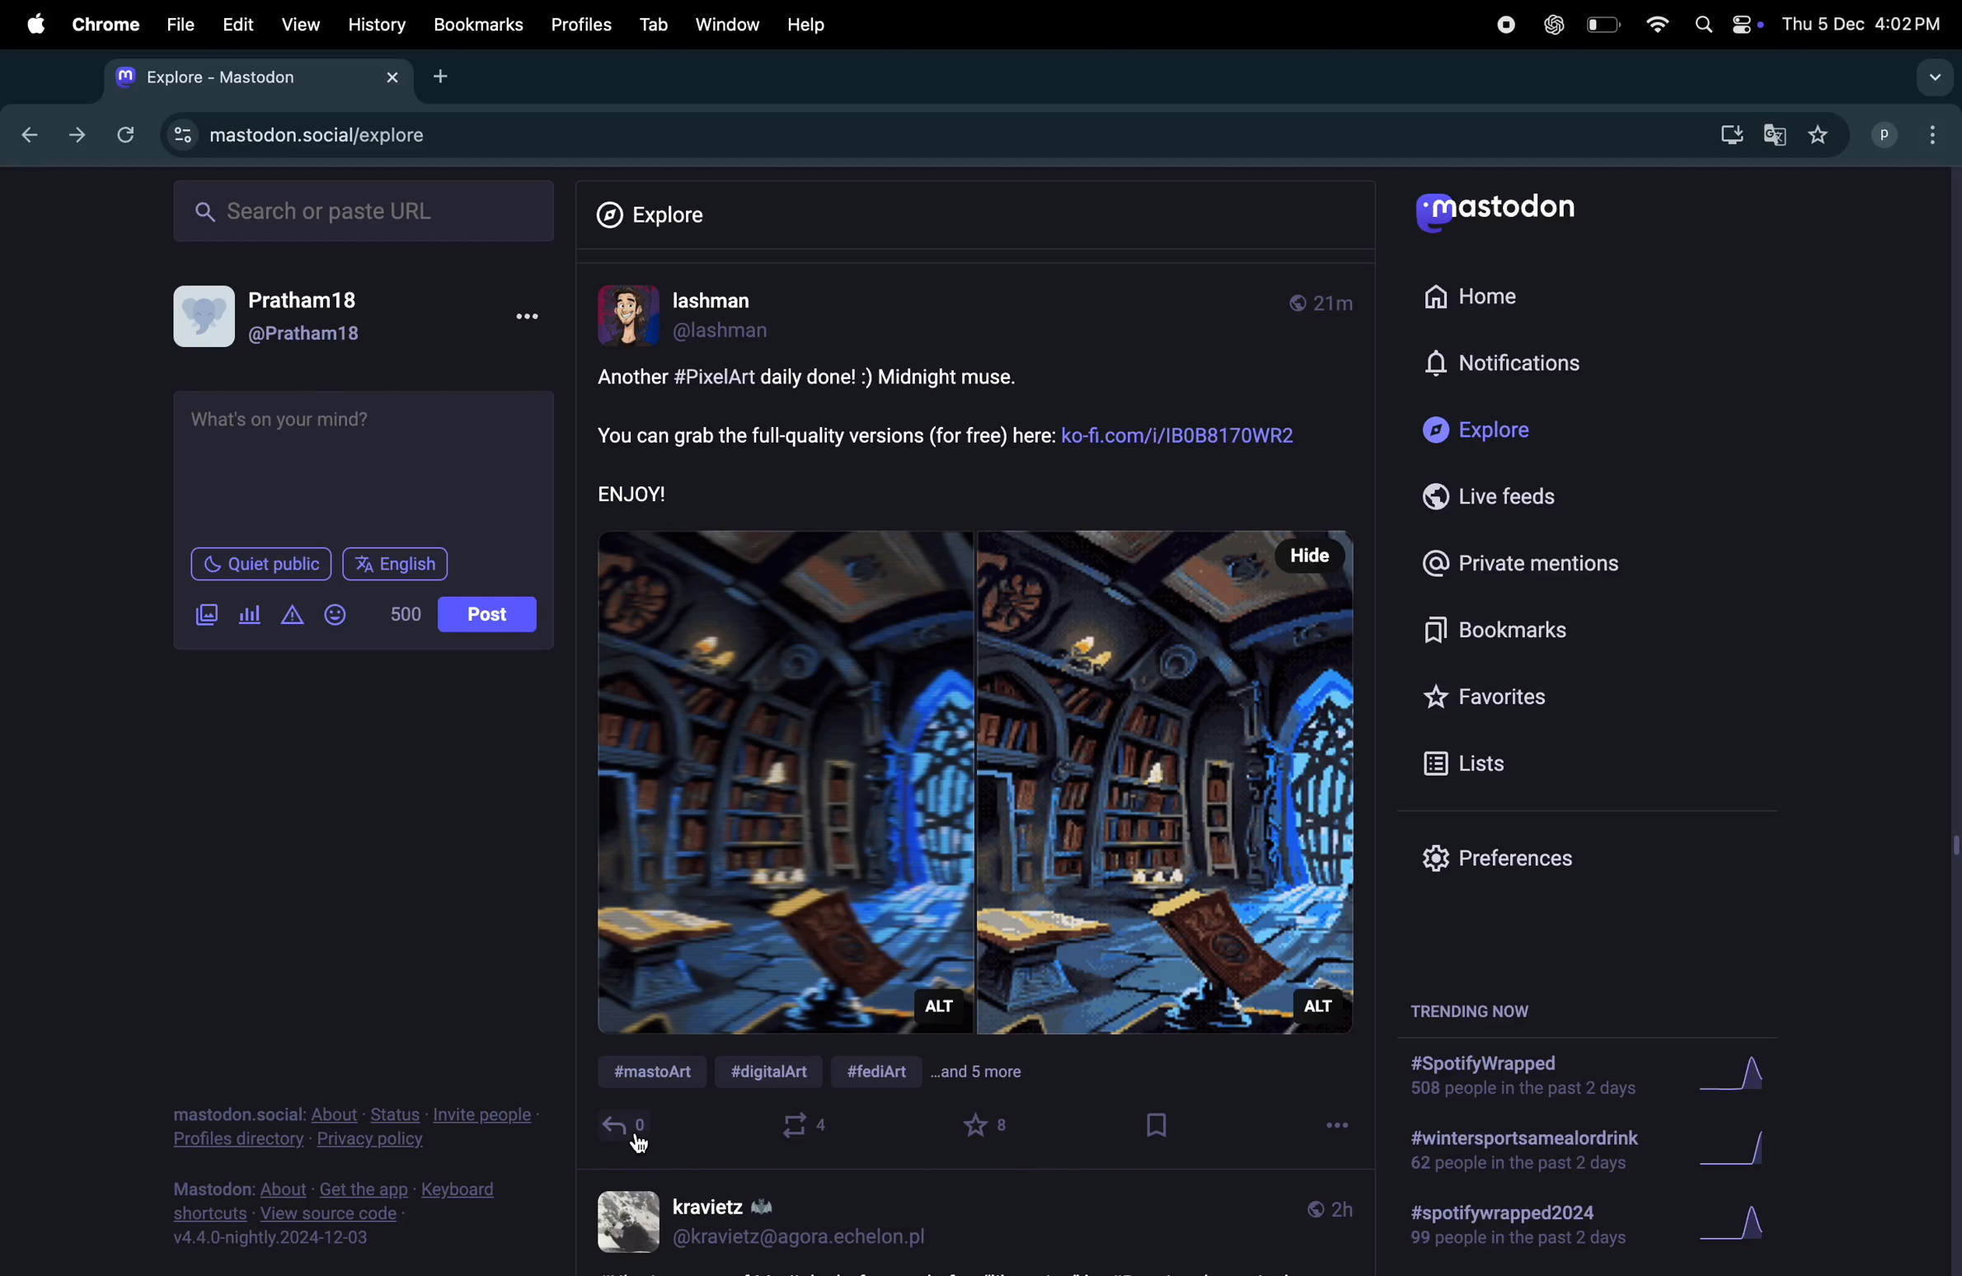 Image resolution: width=1962 pixels, height=1276 pixels. Describe the element at coordinates (237, 28) in the screenshot. I see `Edit` at that location.